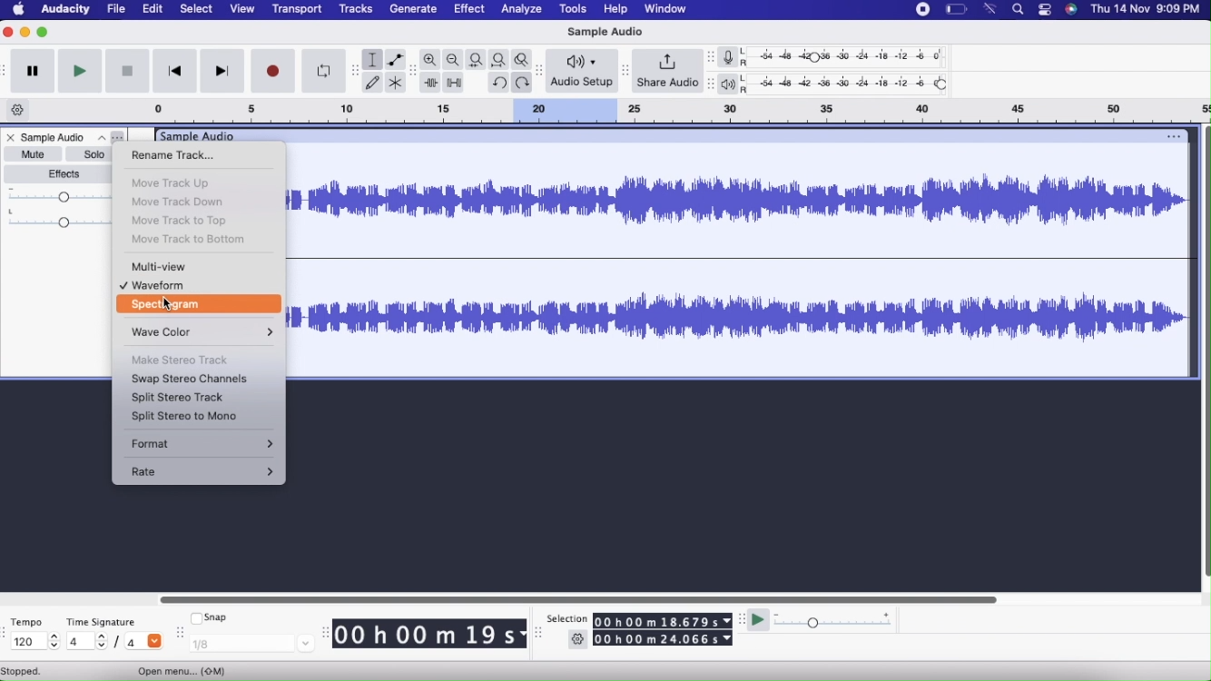 The width and height of the screenshot is (1211, 681). What do you see at coordinates (624, 72) in the screenshot?
I see `move toolbar` at bounding box center [624, 72].